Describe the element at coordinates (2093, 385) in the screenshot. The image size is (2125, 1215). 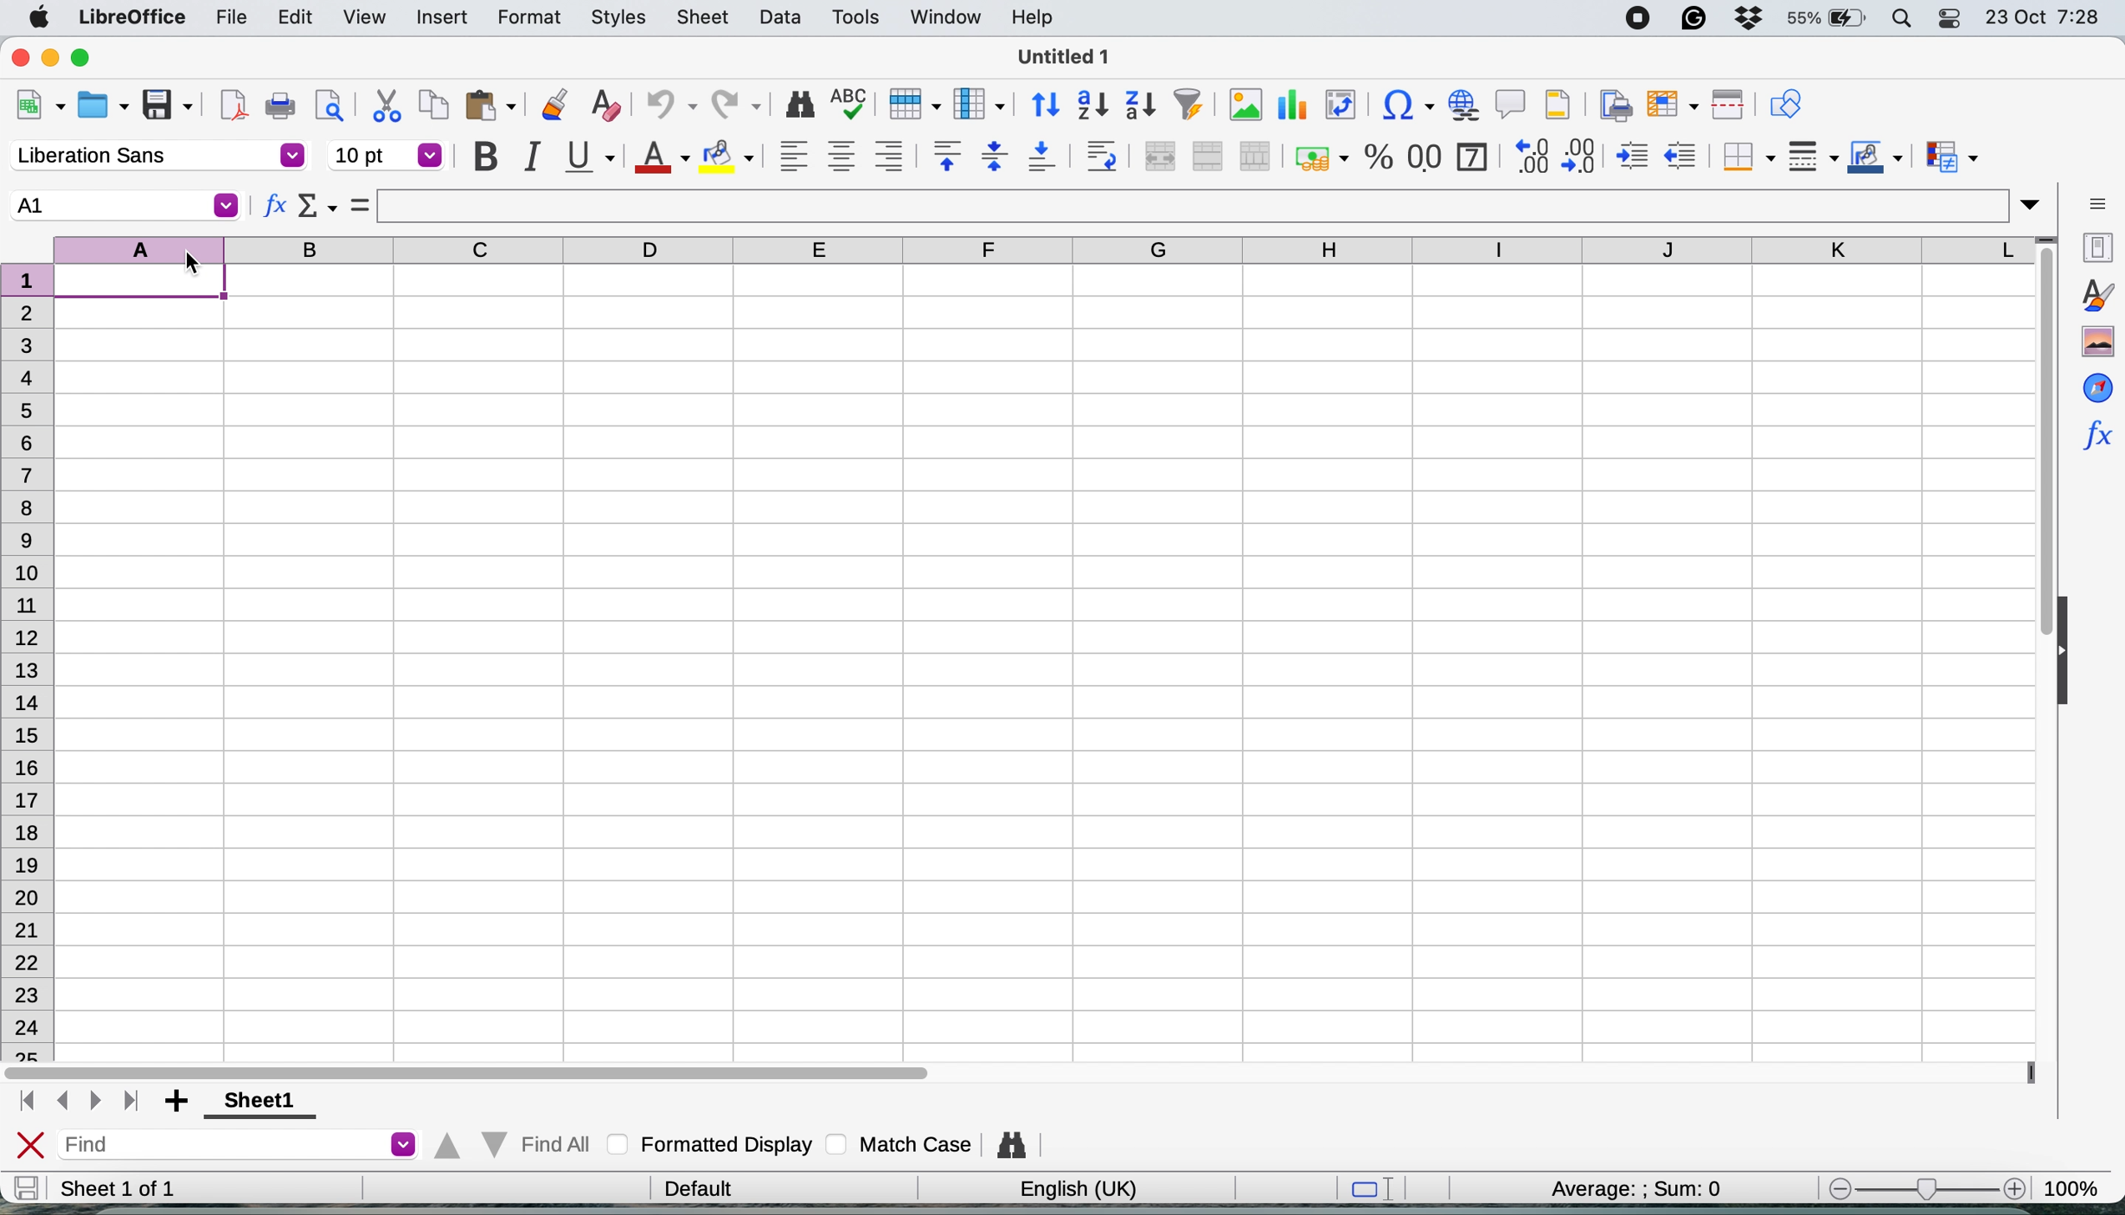
I see `navigator` at that location.